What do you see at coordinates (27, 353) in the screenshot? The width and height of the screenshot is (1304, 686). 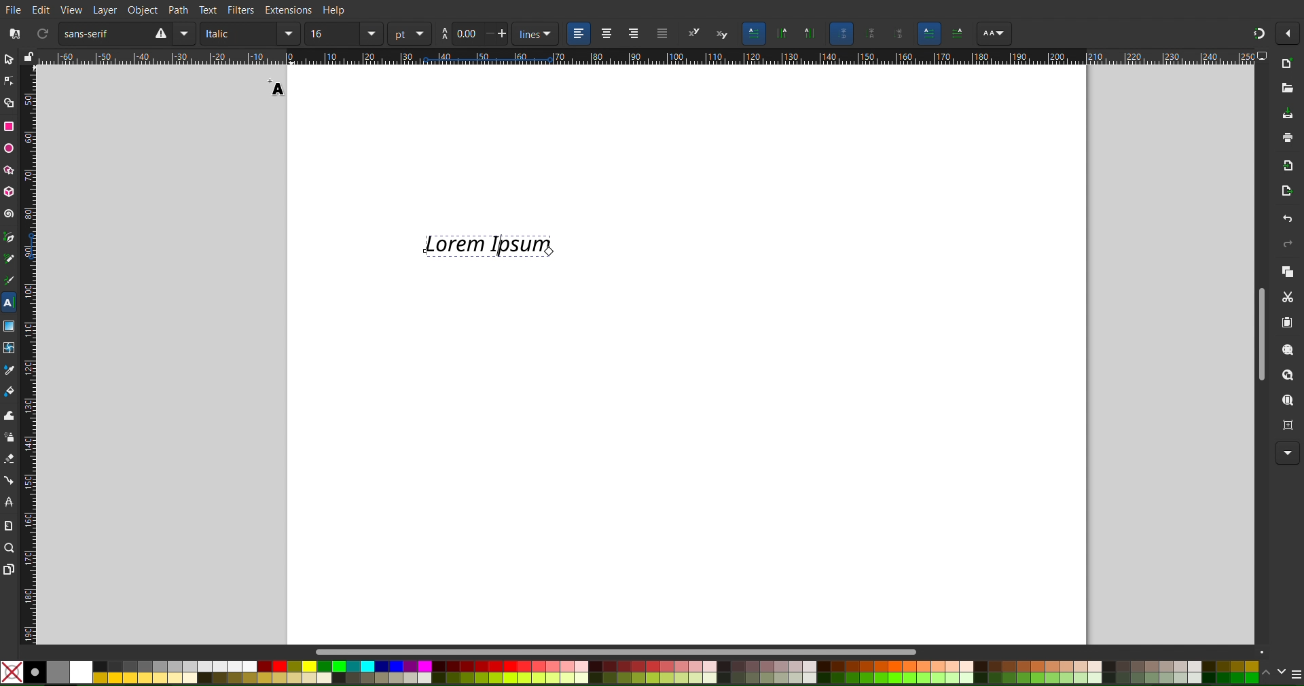 I see `Vertical Ruler` at bounding box center [27, 353].